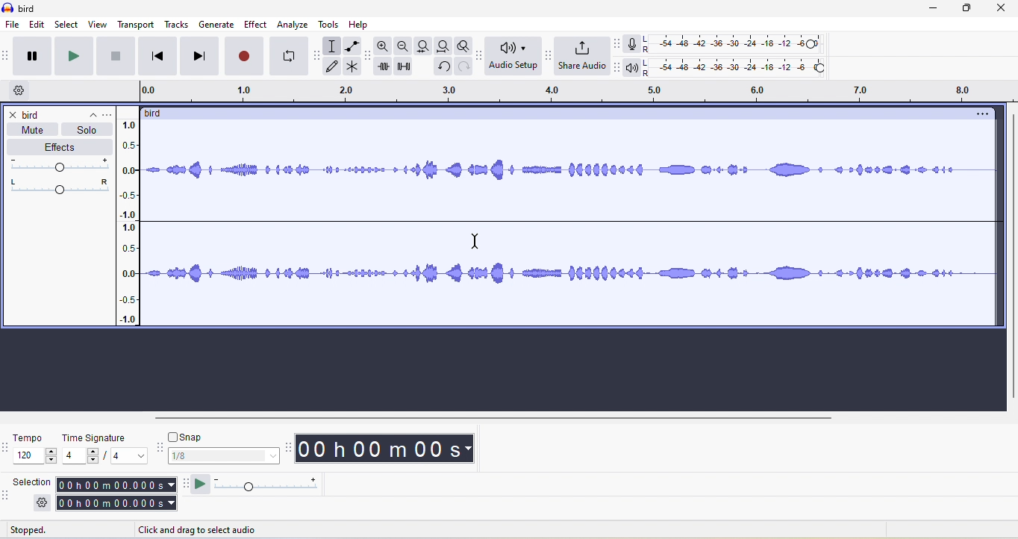 The height and width of the screenshot is (539, 1018). I want to click on audacity selection toolbar, so click(7, 494).